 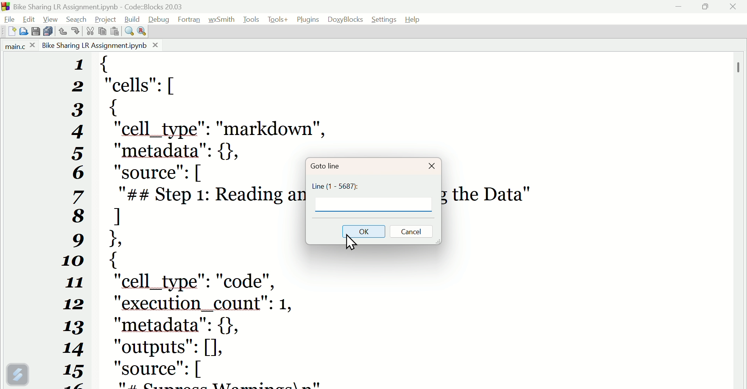 What do you see at coordinates (107, 19) in the screenshot?
I see `Project` at bounding box center [107, 19].